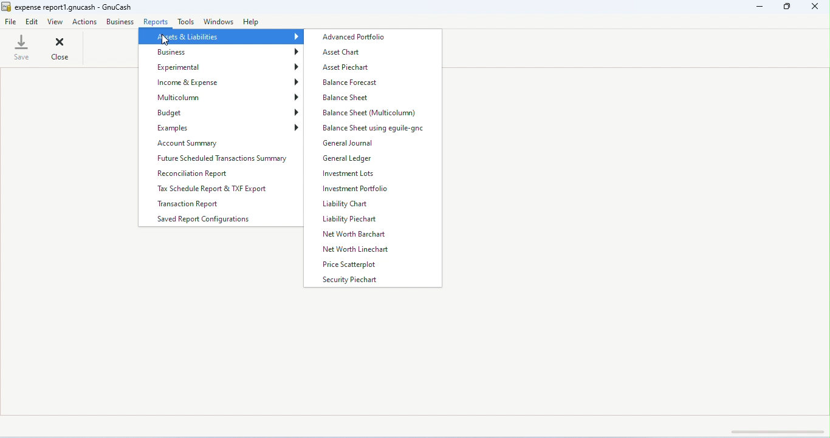 Image resolution: width=830 pixels, height=438 pixels. I want to click on tool, so click(186, 22).